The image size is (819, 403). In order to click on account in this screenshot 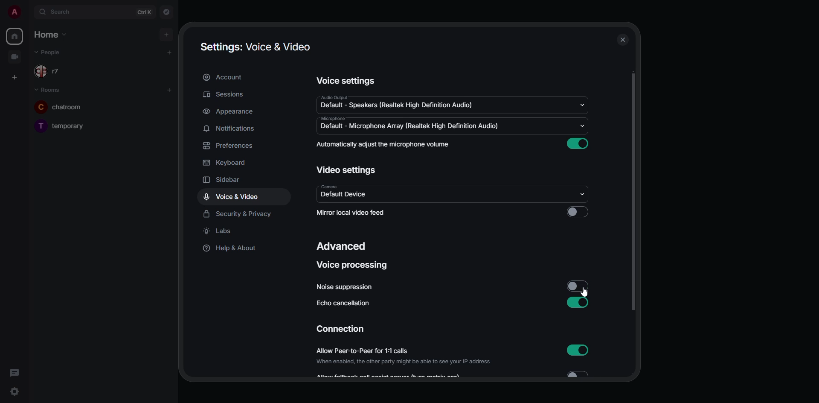, I will do `click(226, 77)`.